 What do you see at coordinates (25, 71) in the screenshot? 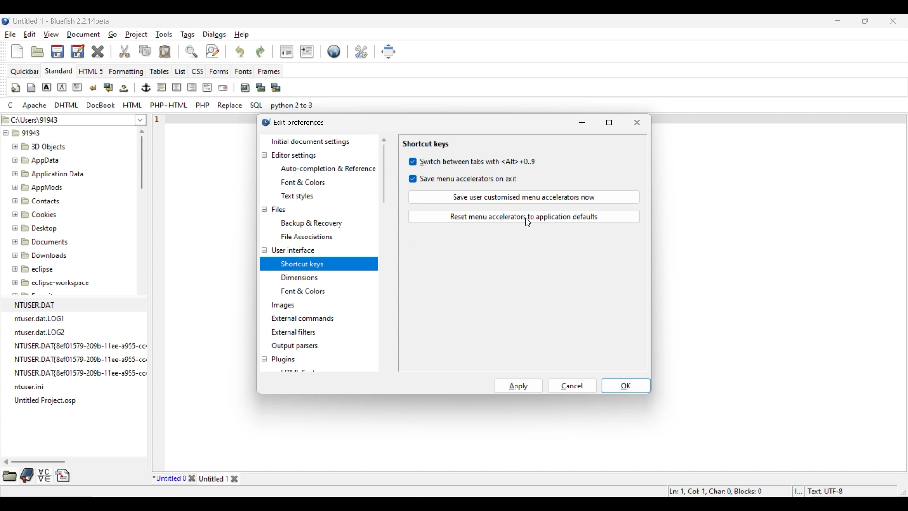
I see `Quickbar` at bounding box center [25, 71].